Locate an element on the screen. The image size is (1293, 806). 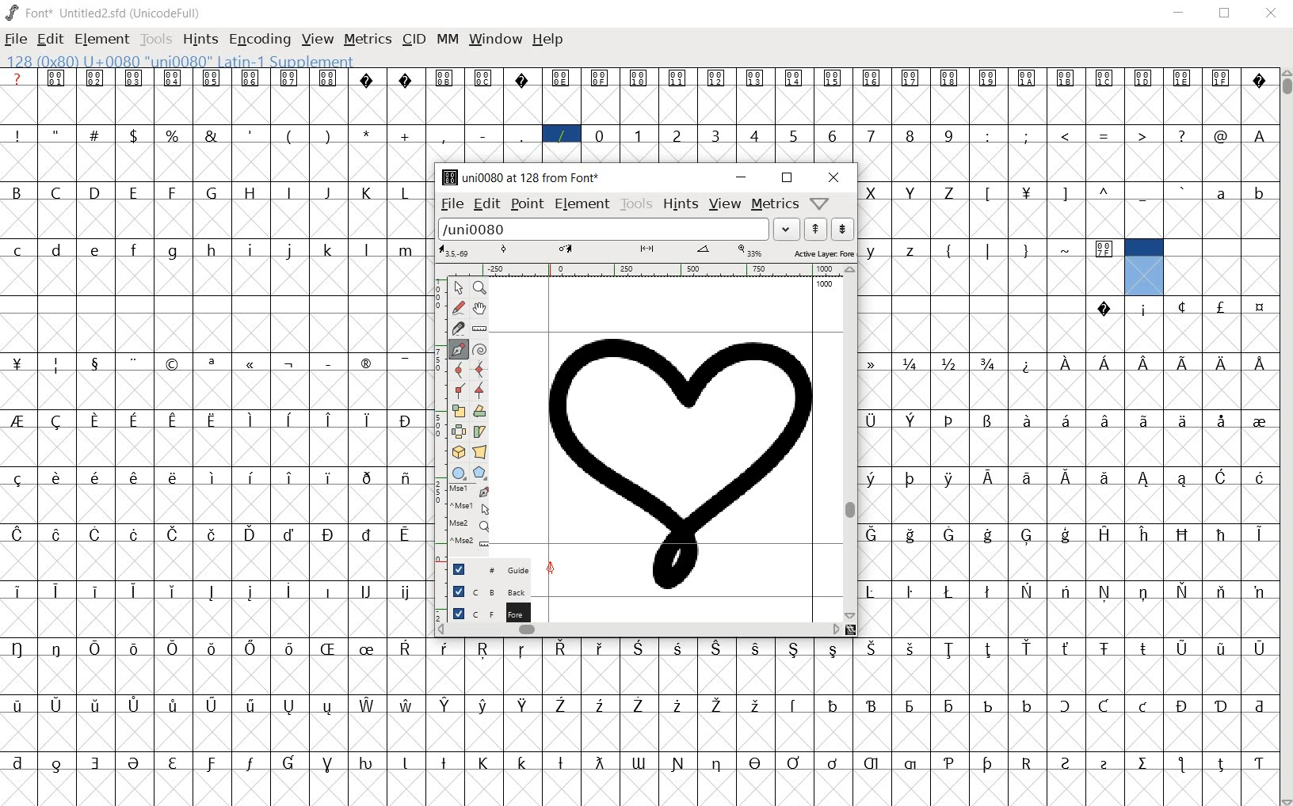
RESTORE is located at coordinates (1228, 15).